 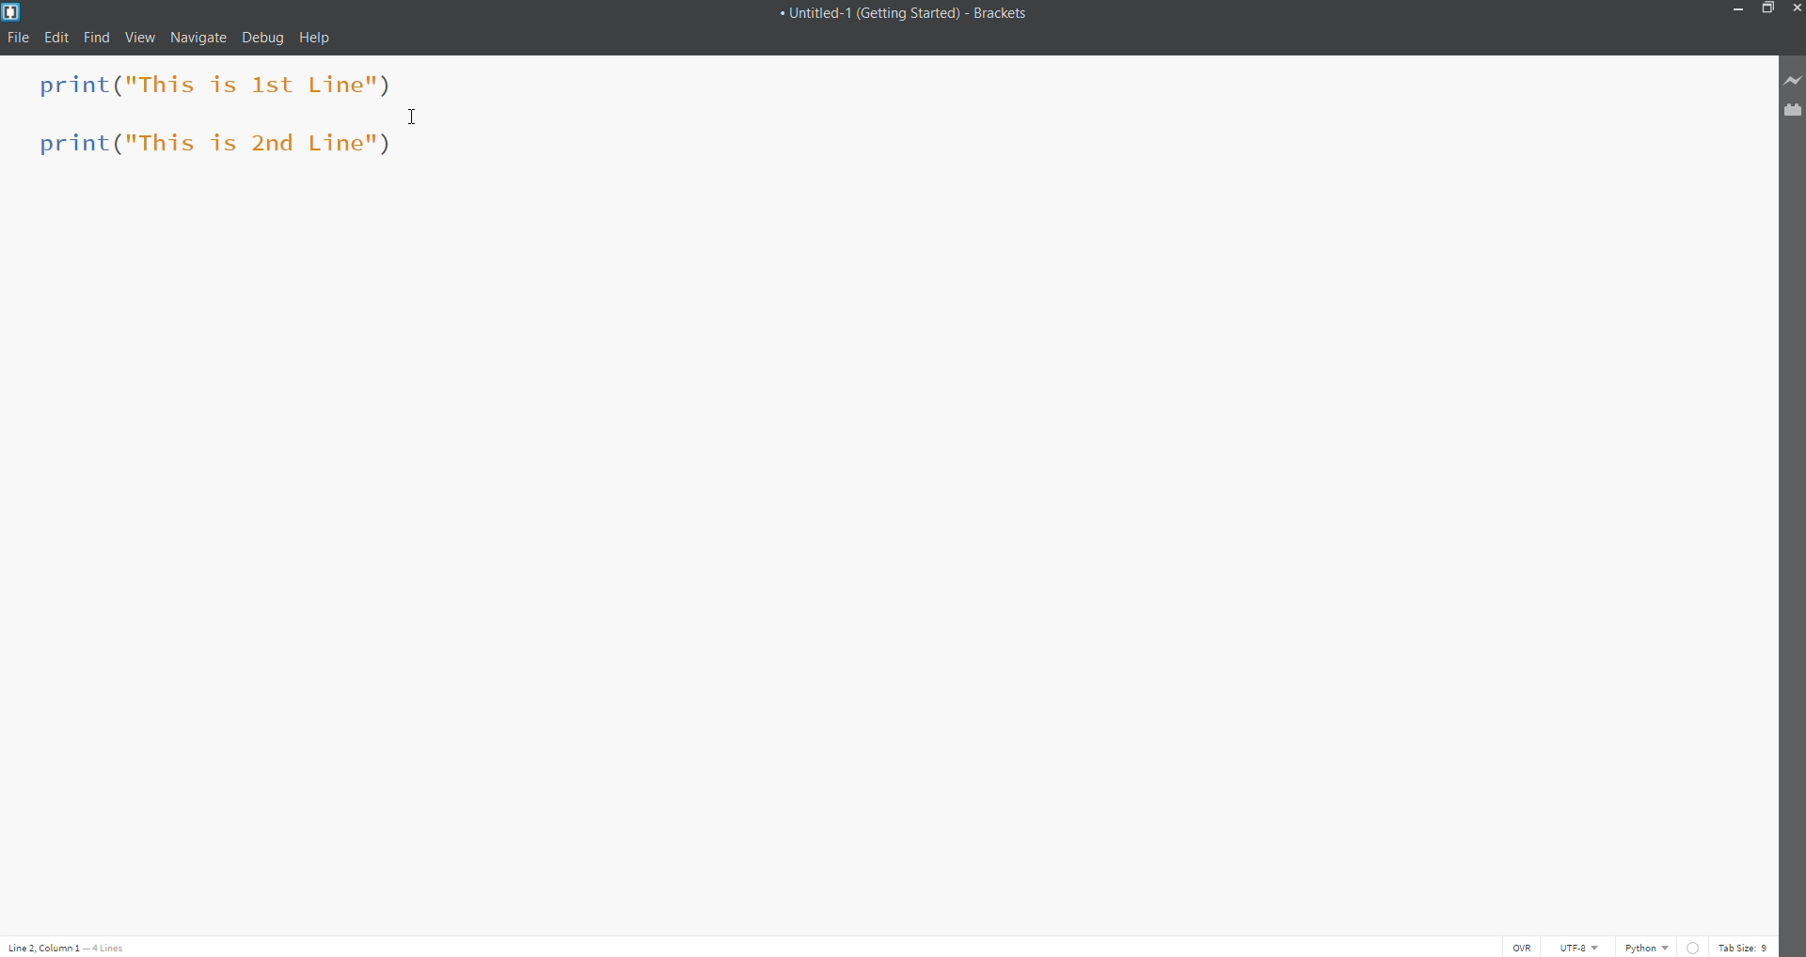 I want to click on Maximize, so click(x=1769, y=9).